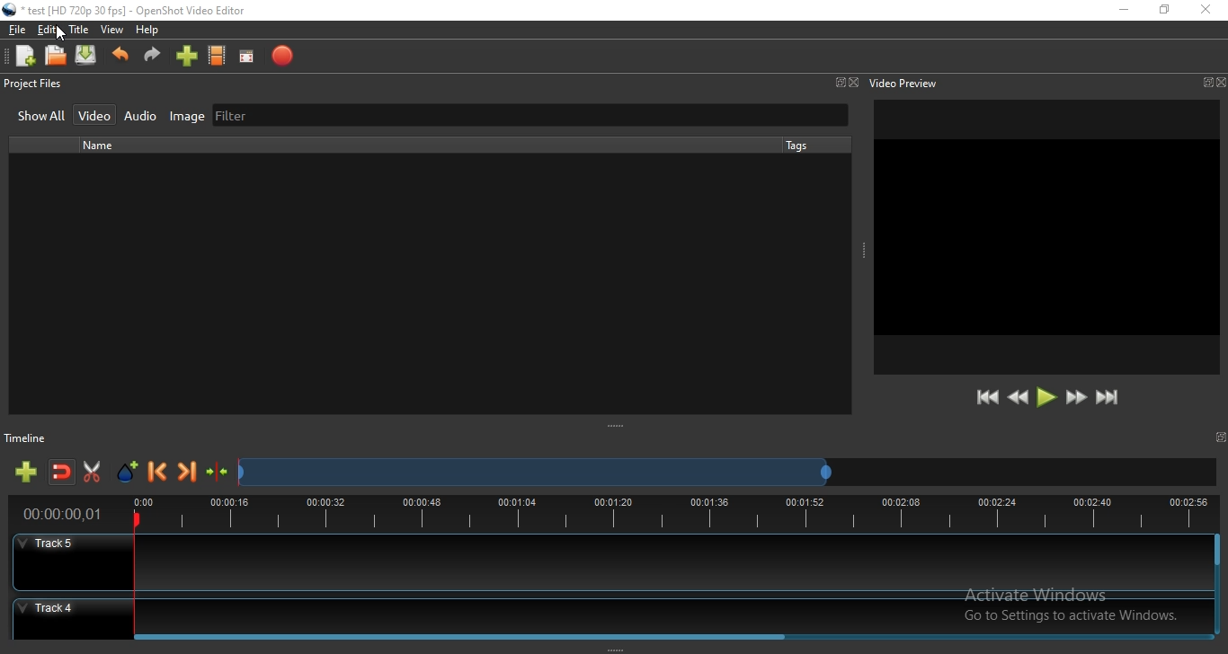 This screenshot has height=654, width=1228. I want to click on Timeline scrub, so click(533, 473).